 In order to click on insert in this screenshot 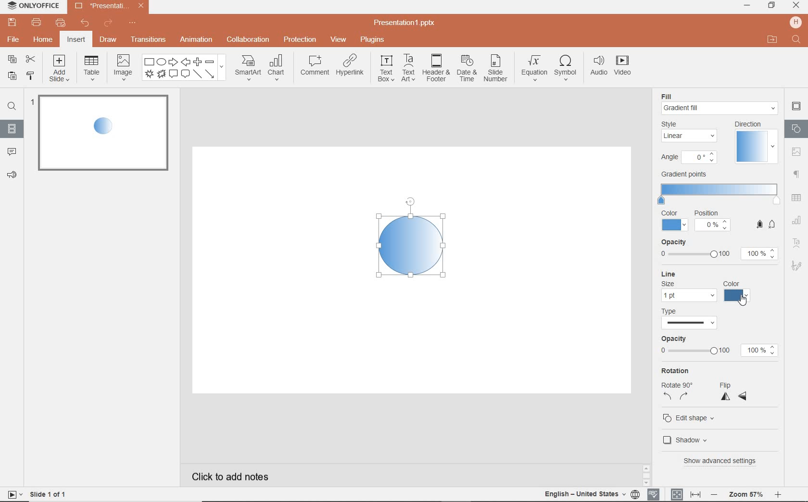, I will do `click(76, 40)`.